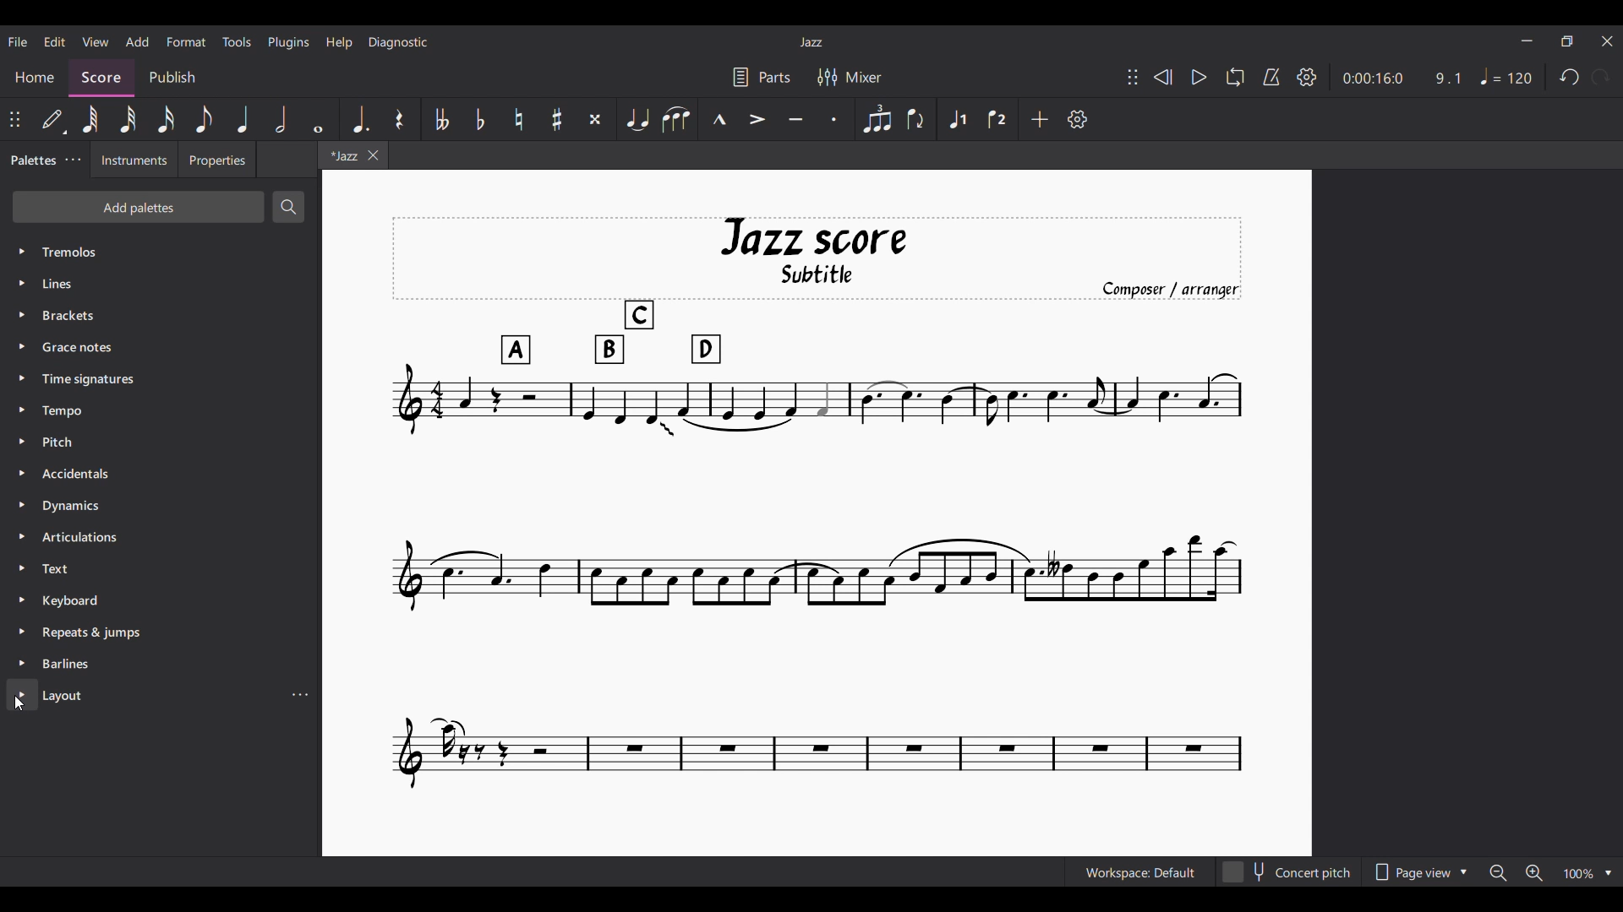 The image size is (1623, 912). Describe the element at coordinates (719, 119) in the screenshot. I see `Marcato` at that location.